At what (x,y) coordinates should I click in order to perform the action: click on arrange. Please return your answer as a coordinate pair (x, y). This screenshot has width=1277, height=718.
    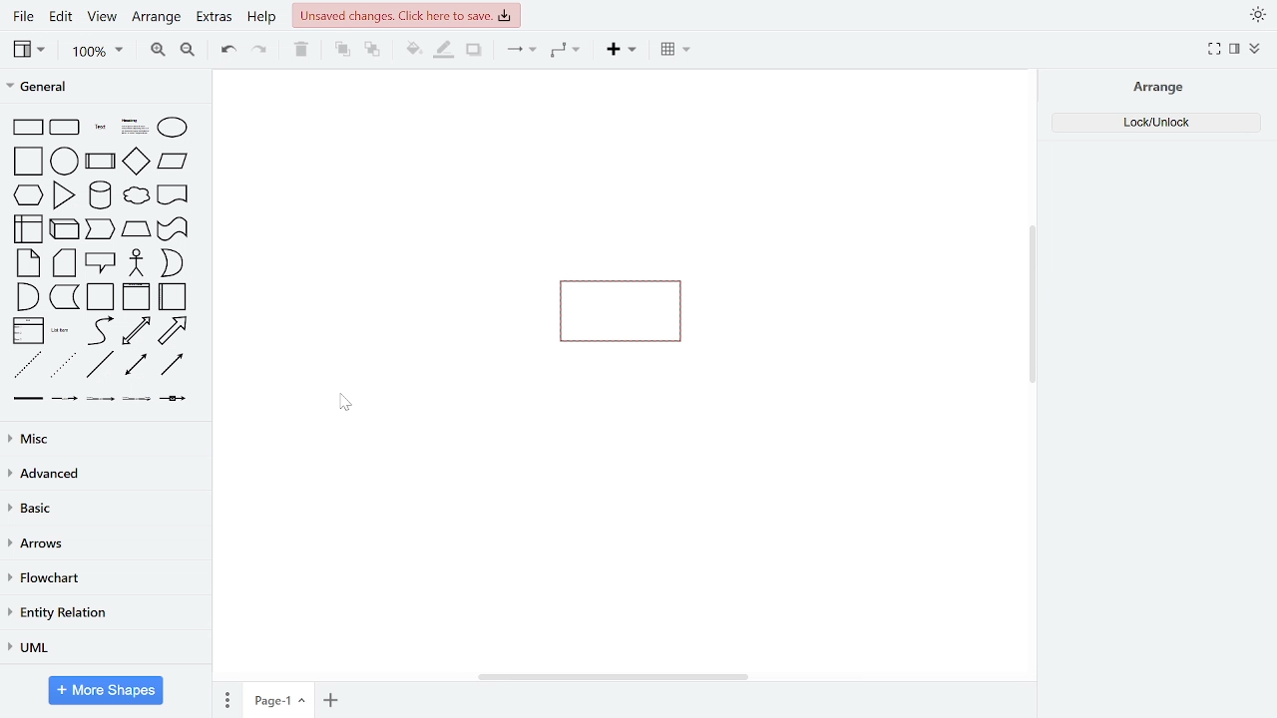
    Looking at the image, I should click on (157, 18).